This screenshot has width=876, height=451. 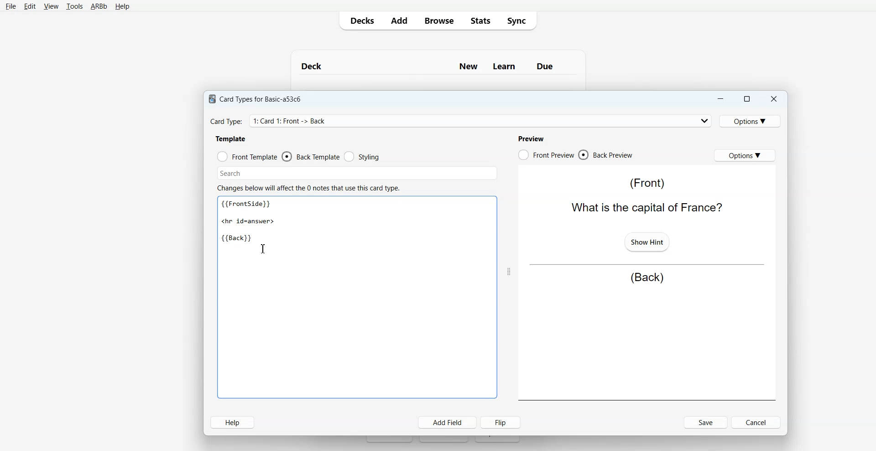 What do you see at coordinates (606, 155) in the screenshot?
I see `Back Preview` at bounding box center [606, 155].